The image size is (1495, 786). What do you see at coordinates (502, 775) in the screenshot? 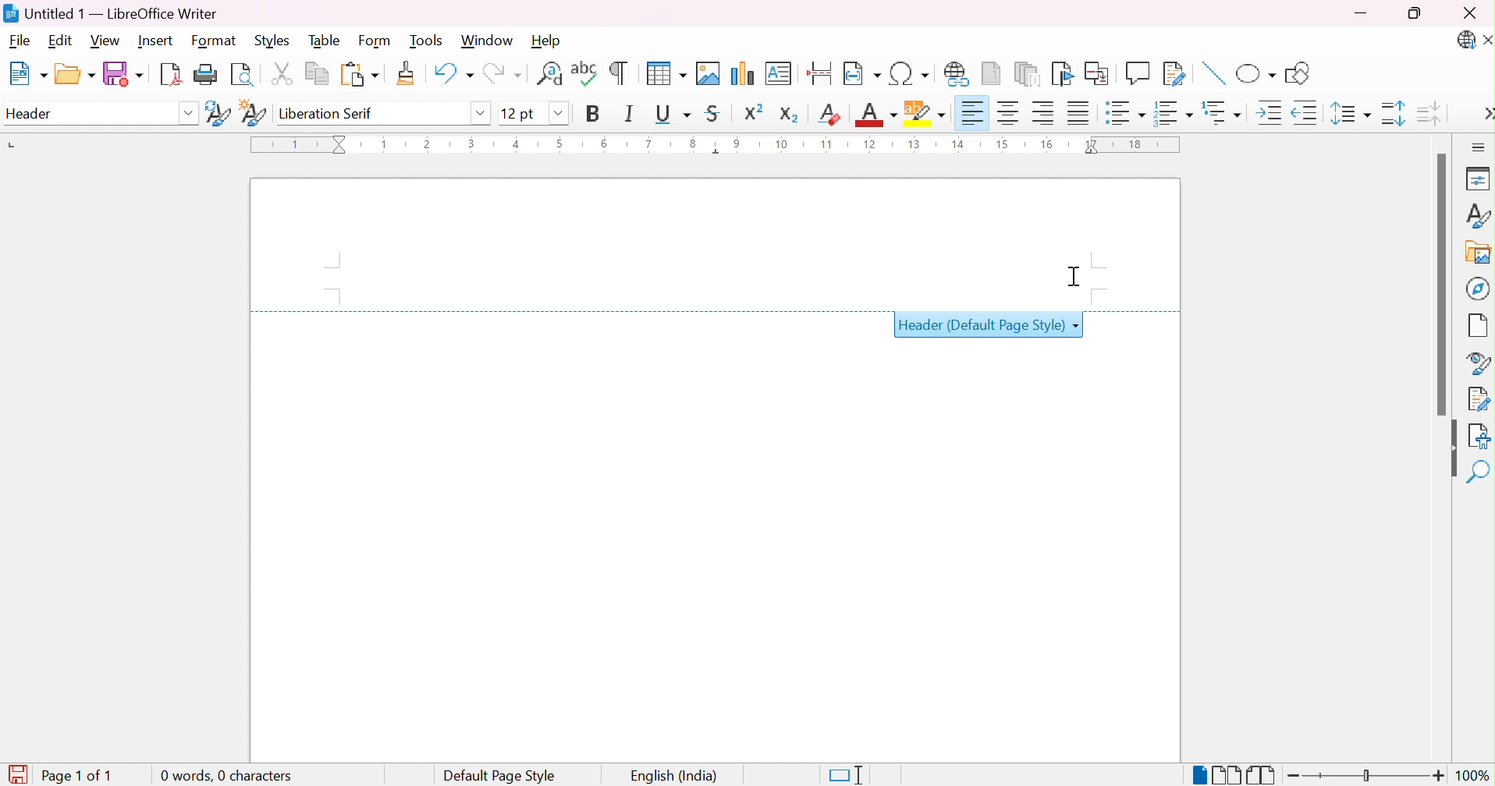
I see `Default page style` at bounding box center [502, 775].